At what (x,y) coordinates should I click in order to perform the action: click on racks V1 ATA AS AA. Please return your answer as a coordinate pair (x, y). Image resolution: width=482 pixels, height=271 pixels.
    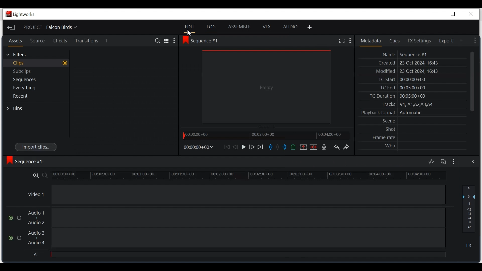
    Looking at the image, I should click on (406, 105).